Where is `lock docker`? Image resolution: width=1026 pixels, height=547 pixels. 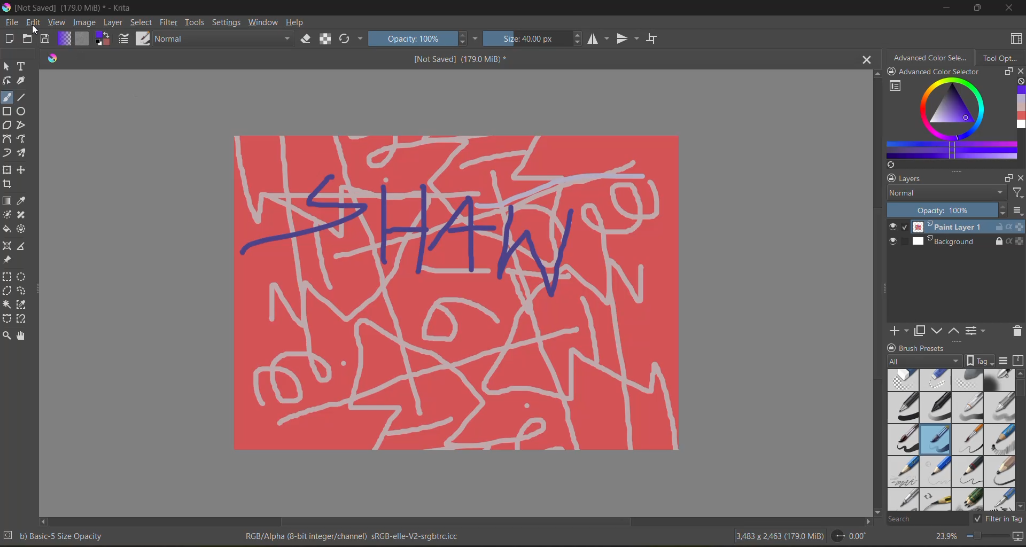
lock docker is located at coordinates (893, 348).